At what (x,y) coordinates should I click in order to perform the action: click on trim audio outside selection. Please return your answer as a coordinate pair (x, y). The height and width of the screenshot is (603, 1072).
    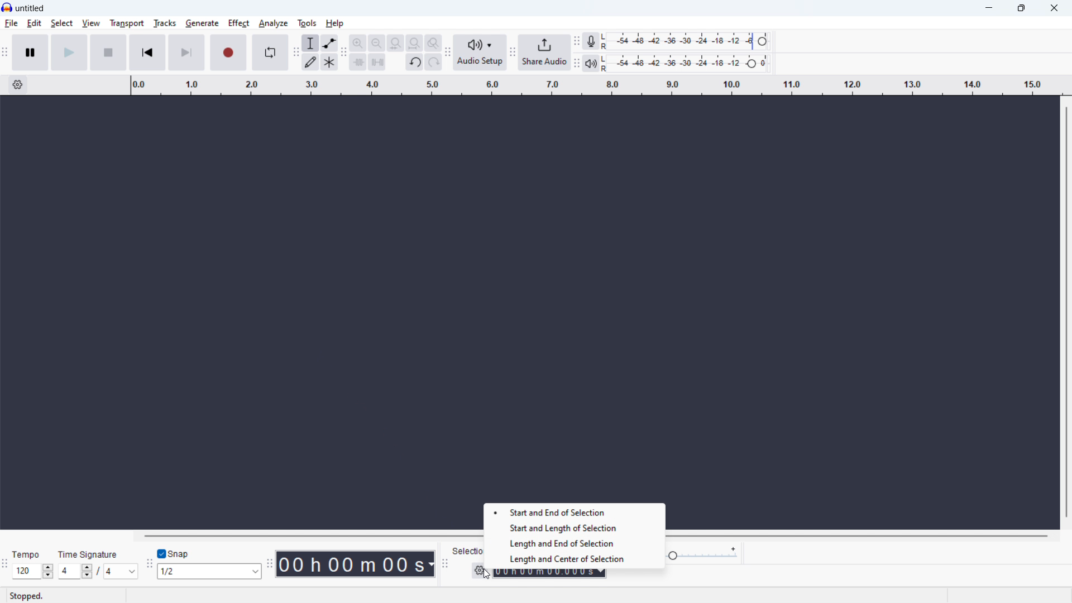
    Looking at the image, I should click on (358, 62).